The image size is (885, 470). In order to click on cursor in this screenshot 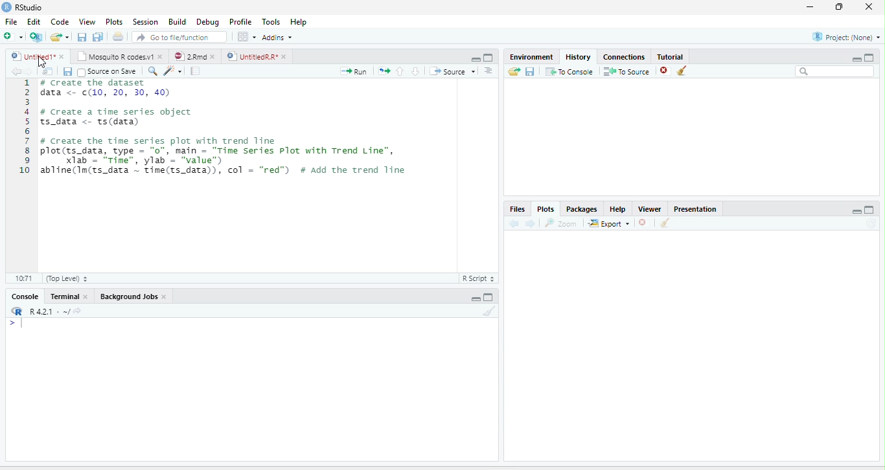, I will do `click(41, 62)`.